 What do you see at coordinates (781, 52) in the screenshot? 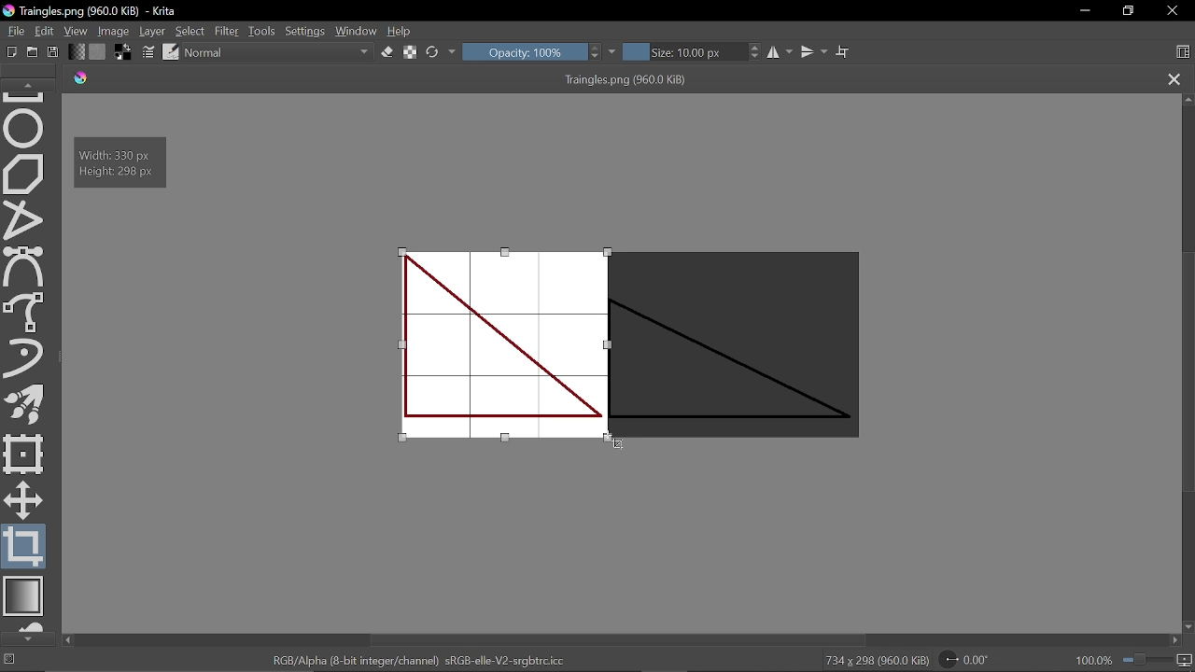
I see `Horizontal mirror tool` at bounding box center [781, 52].